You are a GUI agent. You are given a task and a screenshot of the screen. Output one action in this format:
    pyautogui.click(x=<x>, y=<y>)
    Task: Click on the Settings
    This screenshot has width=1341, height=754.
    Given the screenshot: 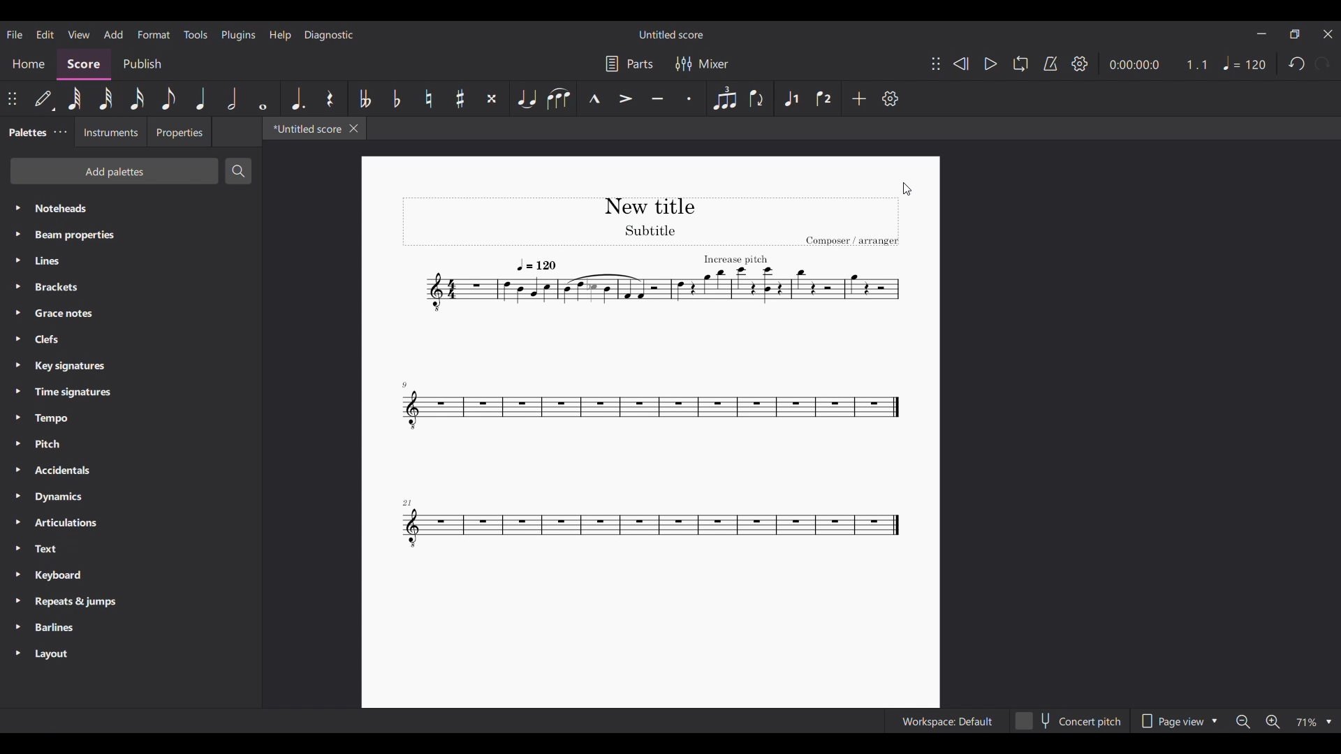 What is the action you would take?
    pyautogui.click(x=890, y=98)
    